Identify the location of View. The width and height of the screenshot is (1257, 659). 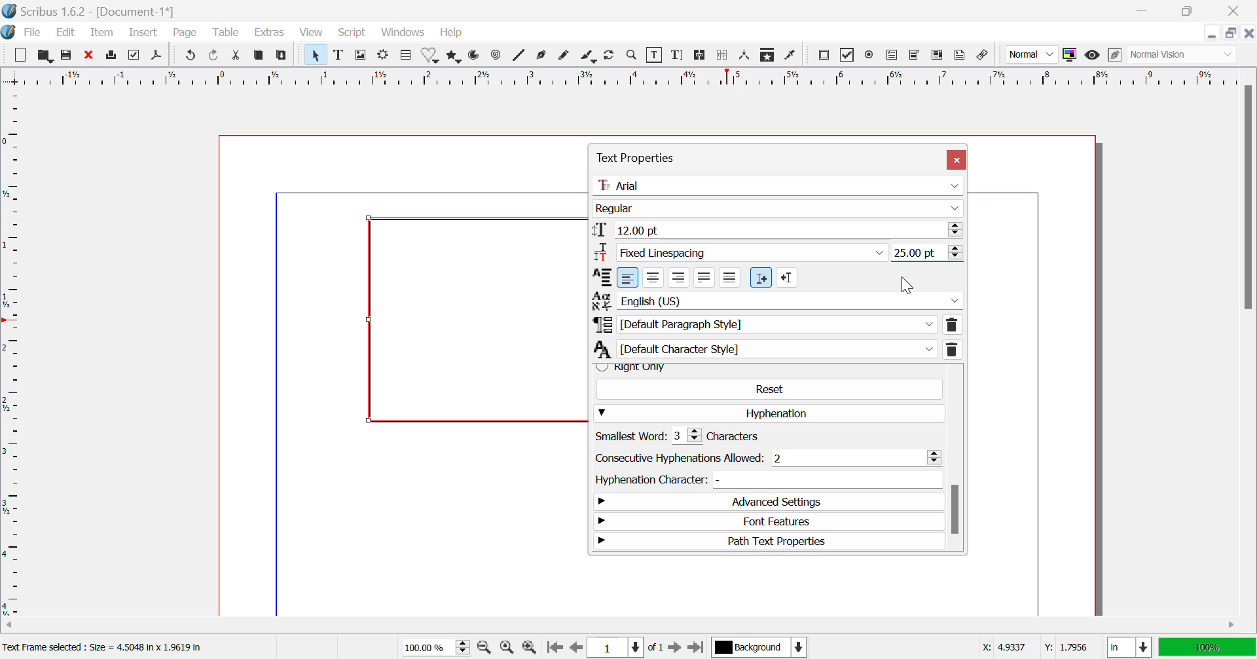
(312, 33).